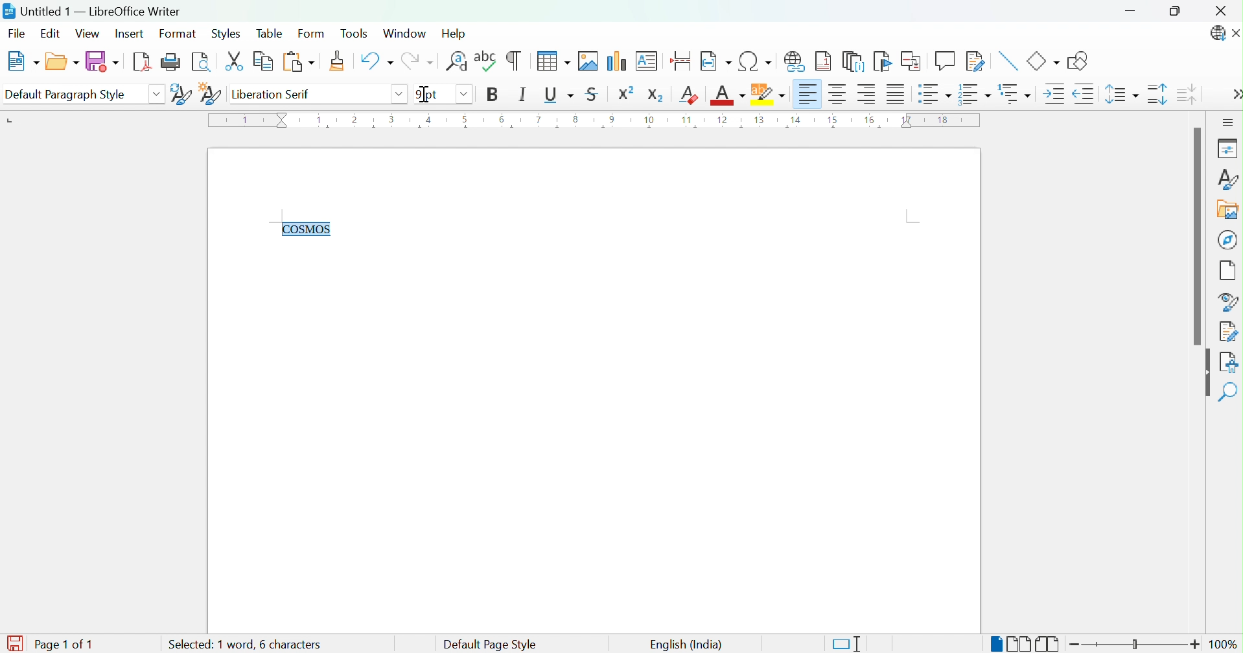 The image size is (1243, 653). I want to click on Standard selection. Click to change the selection mode., so click(847, 644).